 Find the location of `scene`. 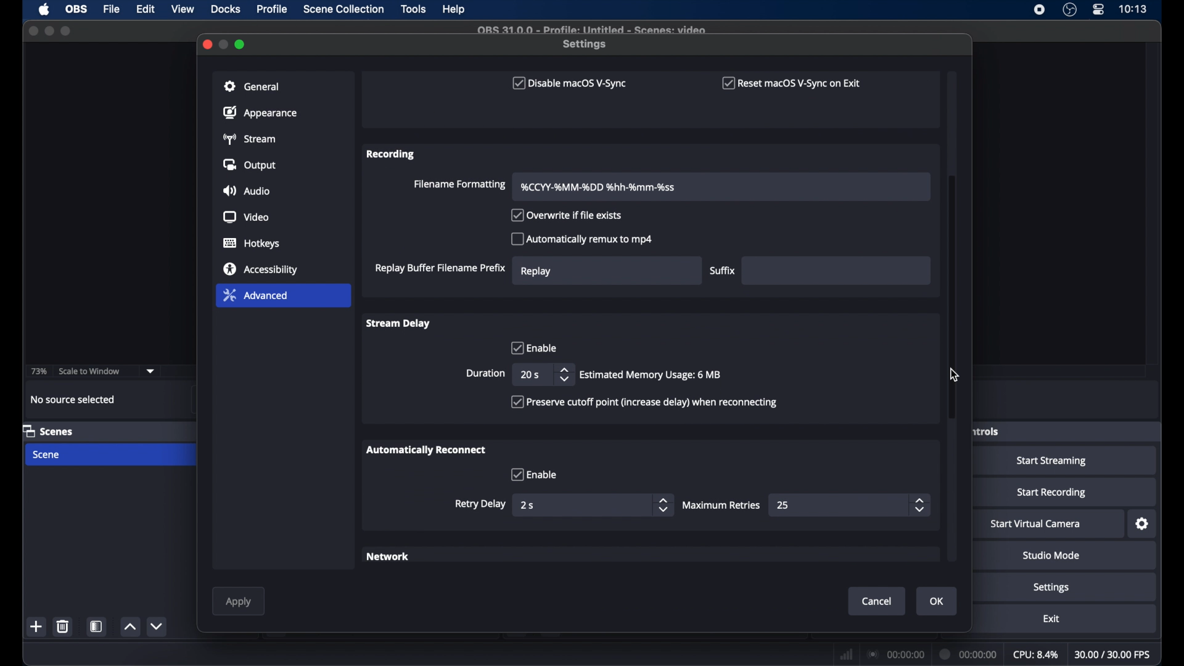

scene is located at coordinates (47, 455).